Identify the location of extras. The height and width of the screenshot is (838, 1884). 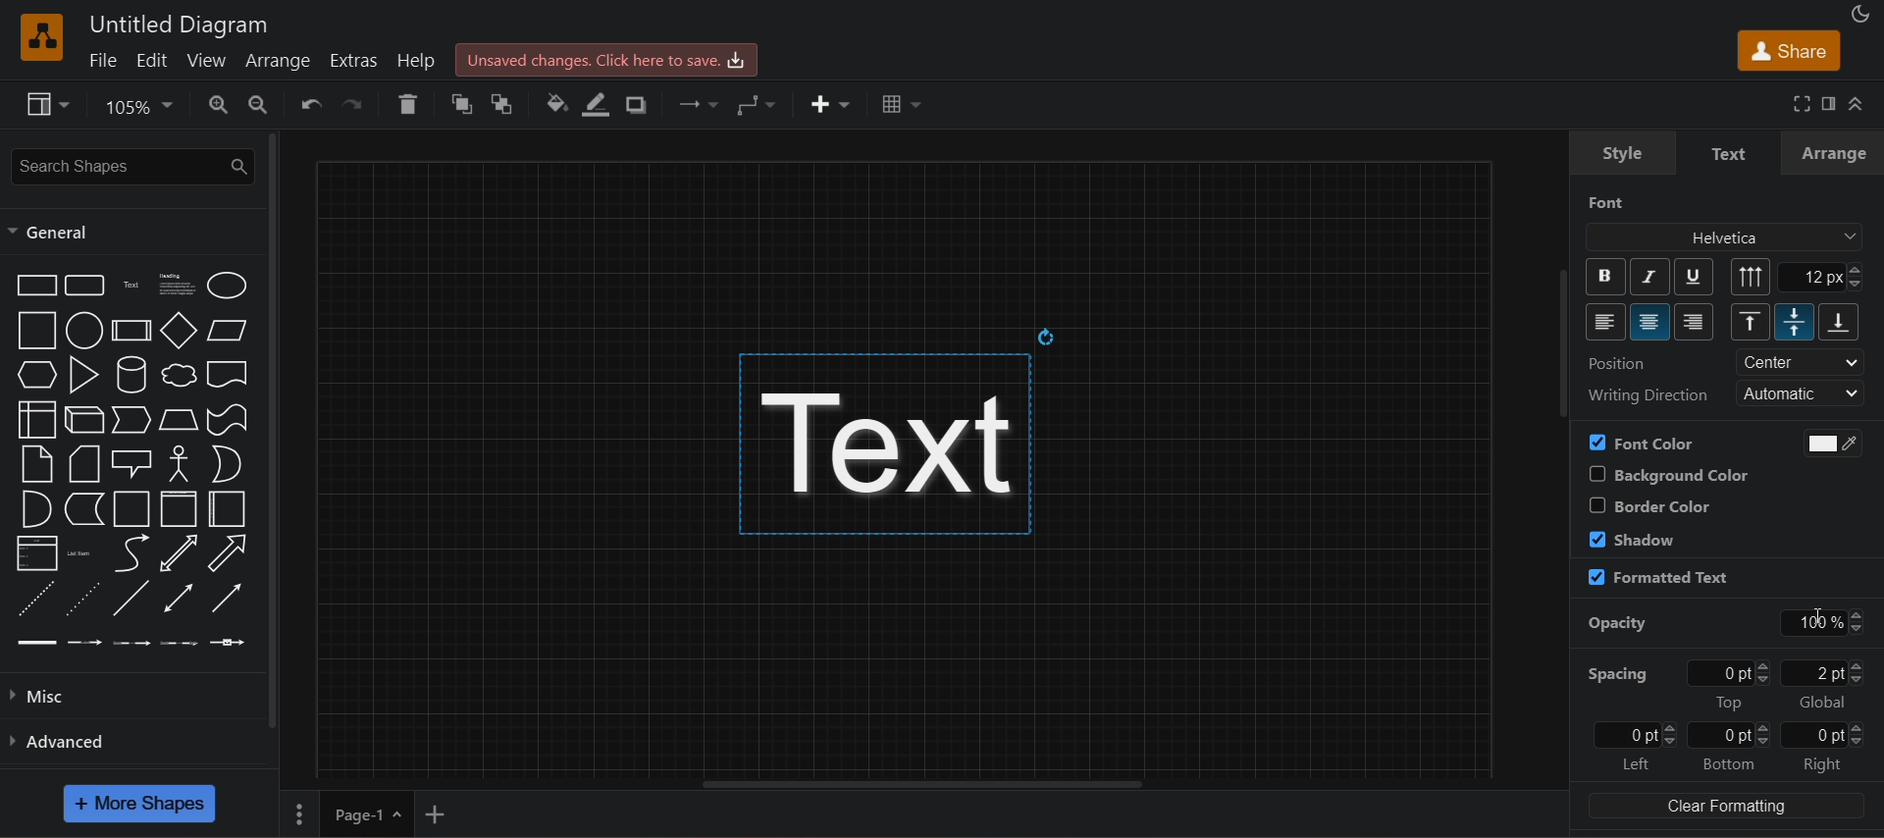
(351, 59).